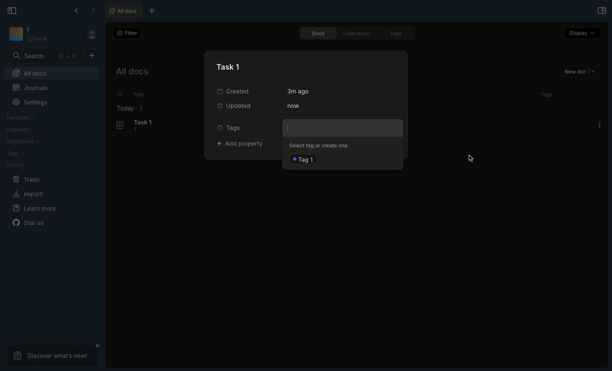  Describe the element at coordinates (229, 66) in the screenshot. I see `Task 1` at that location.